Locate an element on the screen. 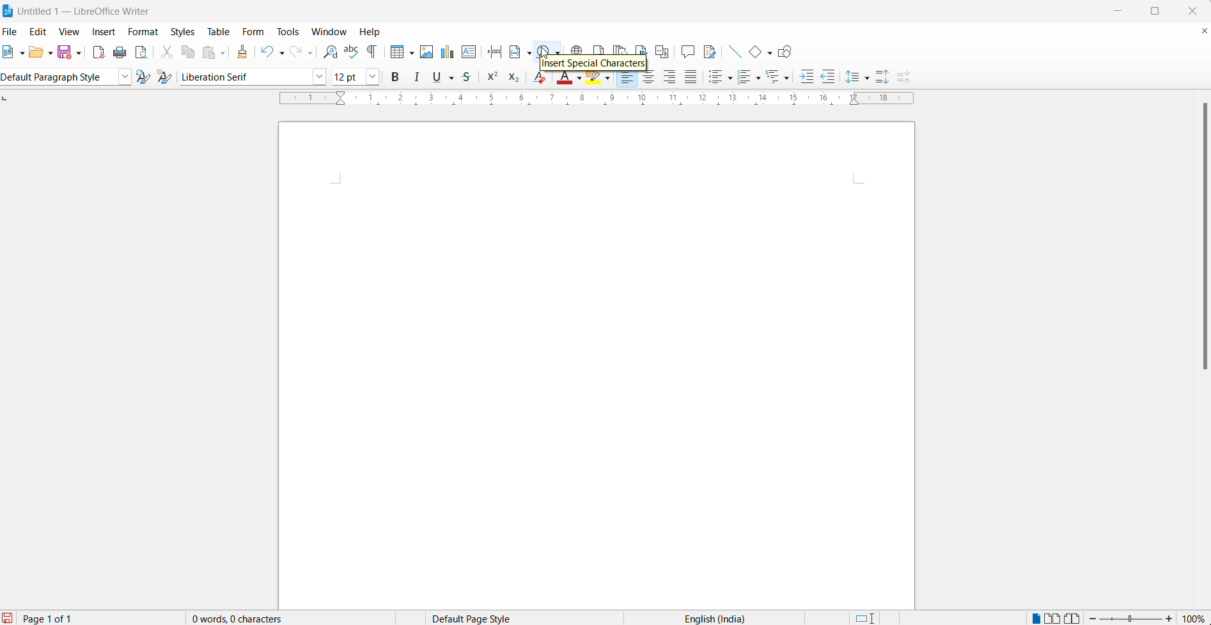 This screenshot has width=1211, height=625. edit is located at coordinates (42, 30).